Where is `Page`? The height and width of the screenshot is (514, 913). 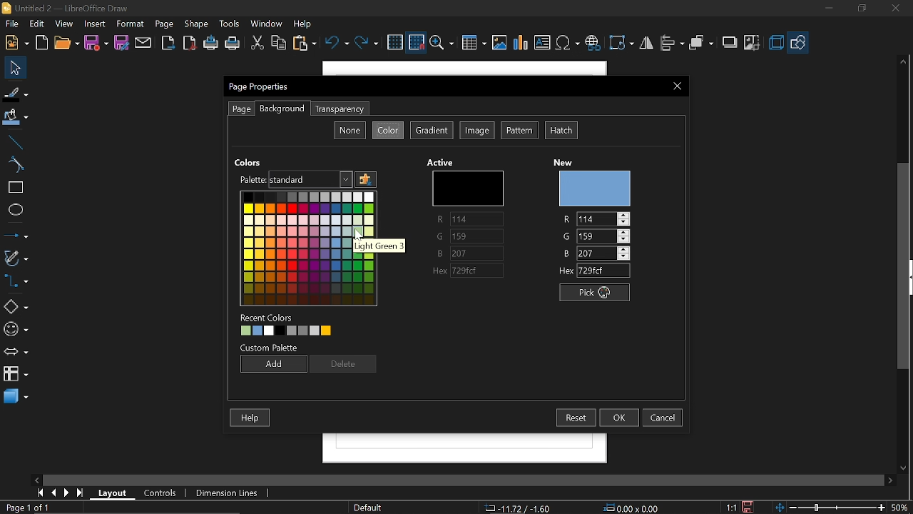
Page is located at coordinates (164, 25).